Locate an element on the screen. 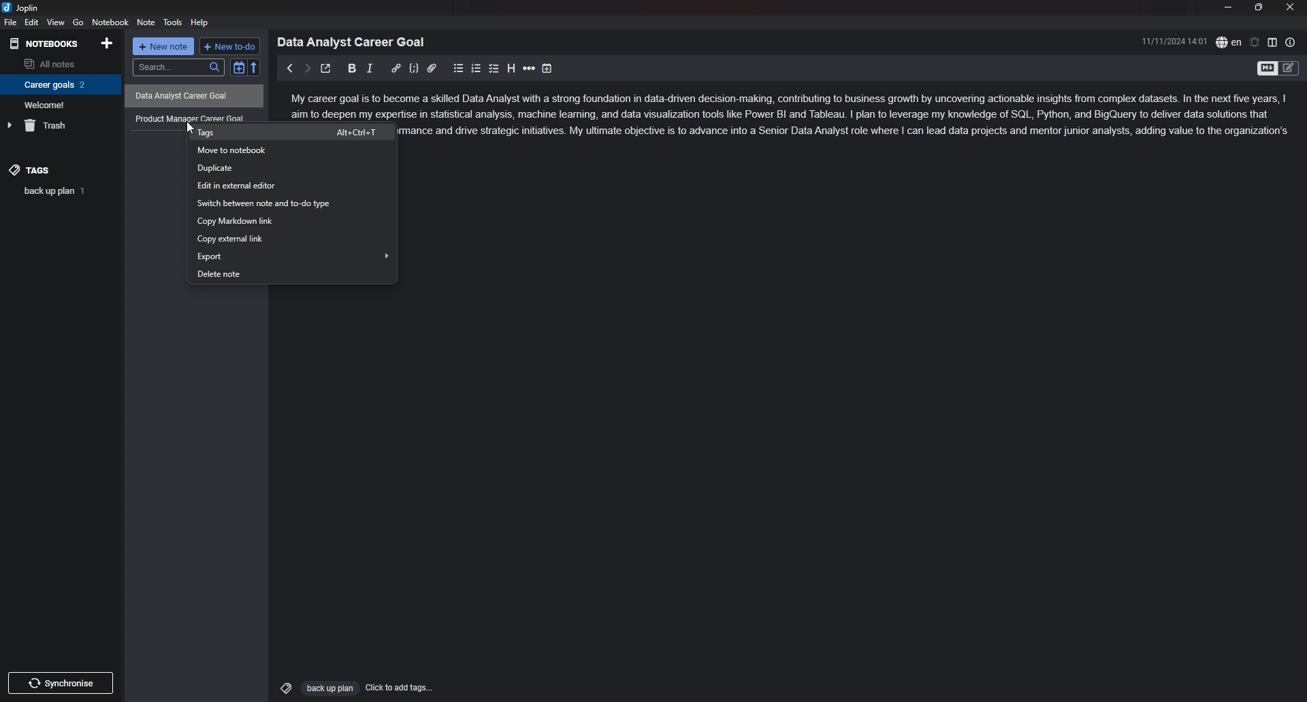  Data Analyst Career Goal is located at coordinates (193, 97).